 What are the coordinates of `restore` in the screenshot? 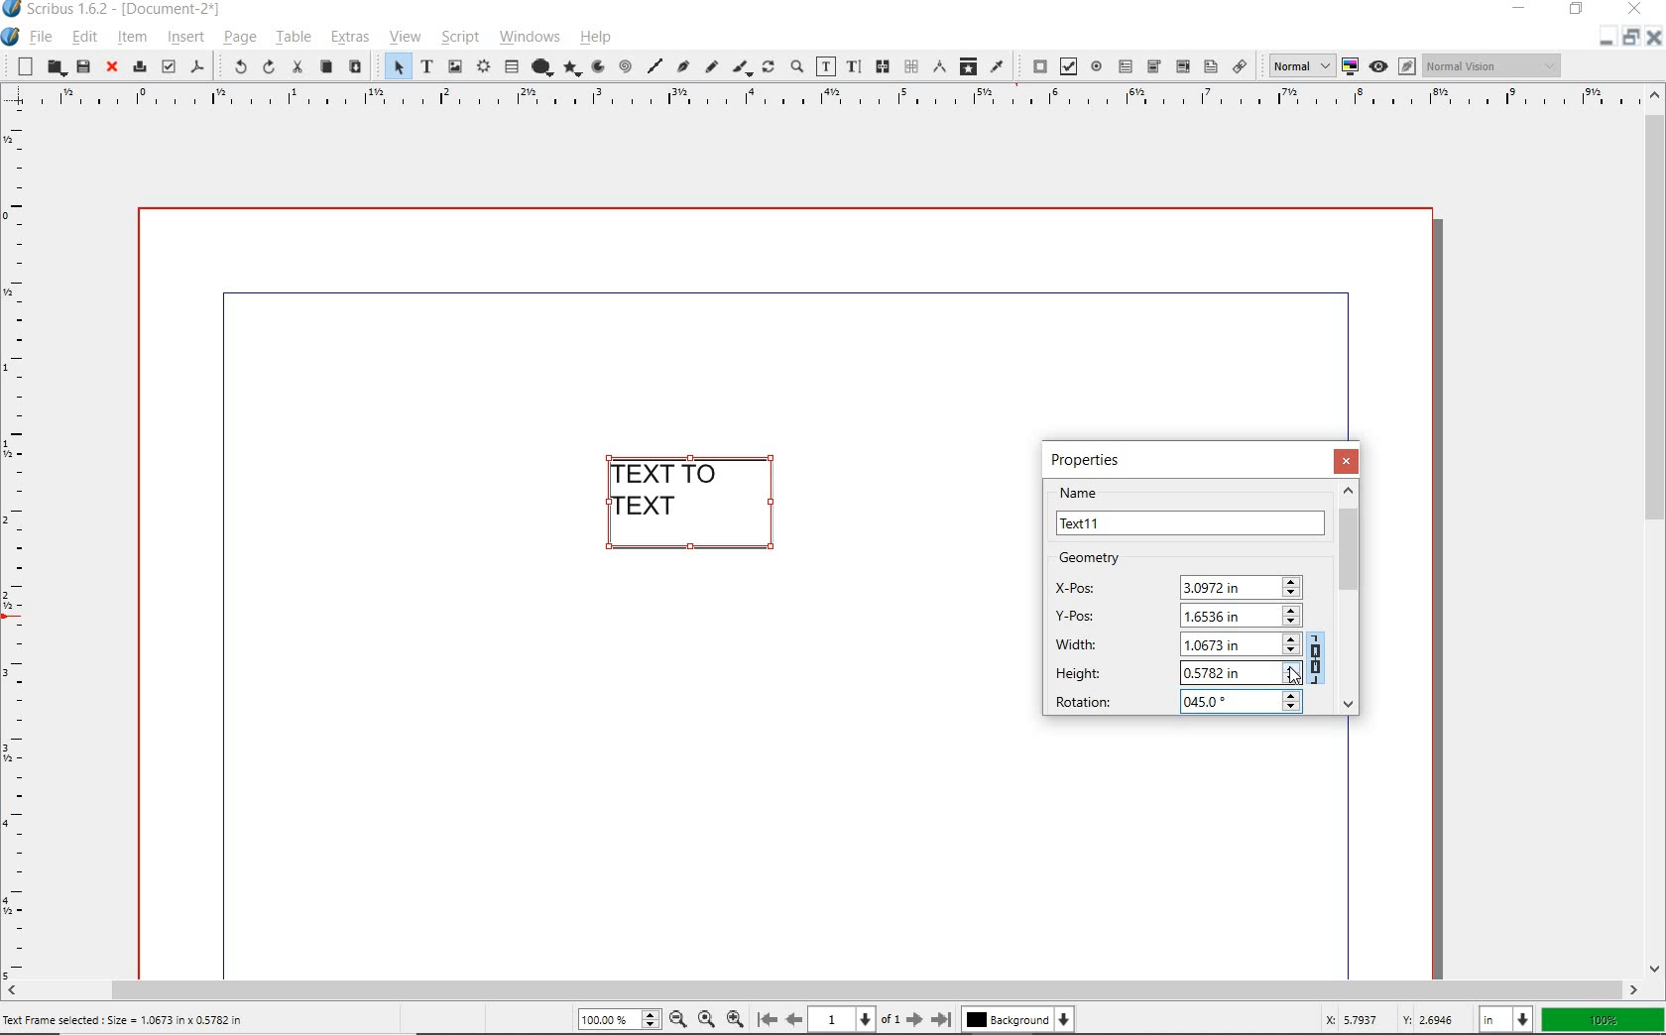 It's located at (1633, 41).